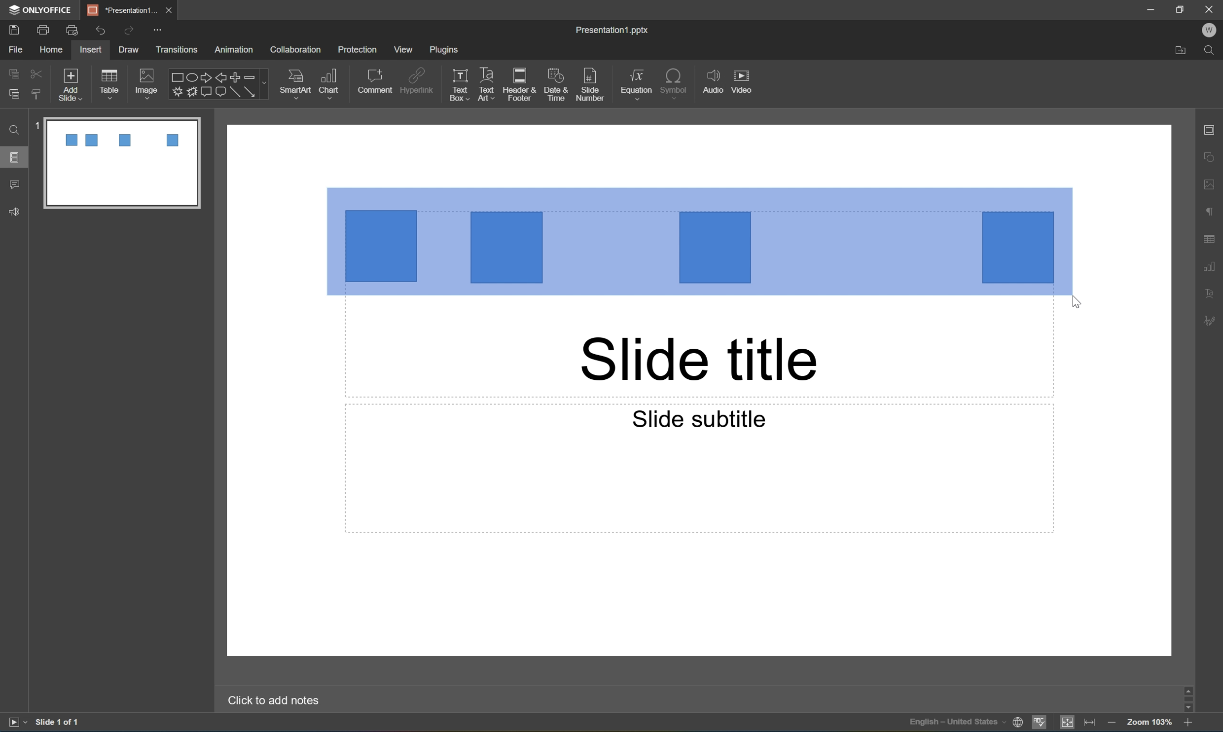  What do you see at coordinates (72, 29) in the screenshot?
I see `quick print` at bounding box center [72, 29].